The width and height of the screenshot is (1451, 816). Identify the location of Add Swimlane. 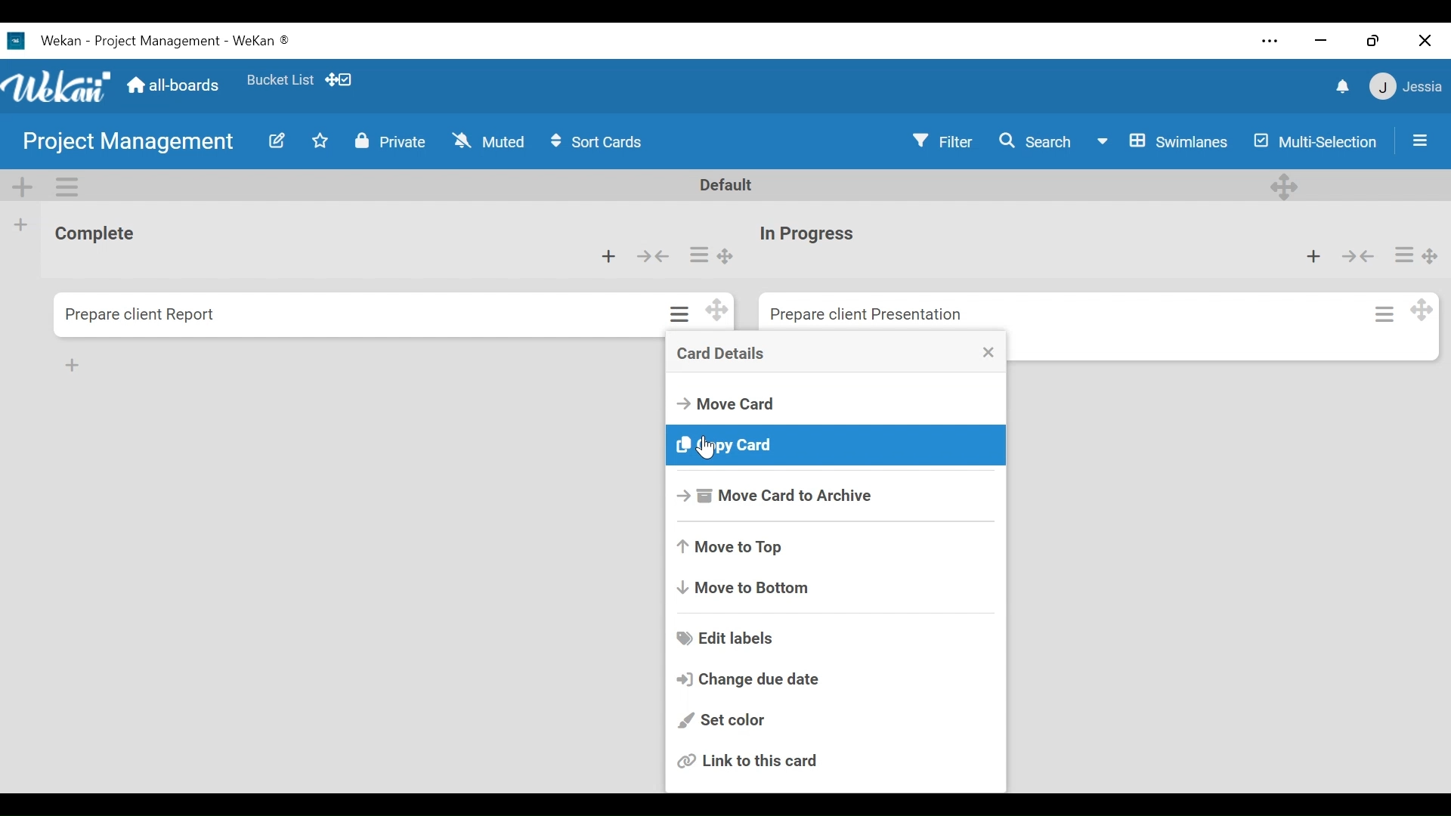
(26, 187).